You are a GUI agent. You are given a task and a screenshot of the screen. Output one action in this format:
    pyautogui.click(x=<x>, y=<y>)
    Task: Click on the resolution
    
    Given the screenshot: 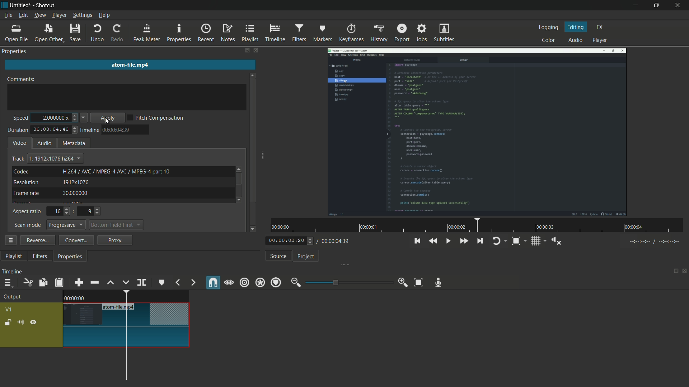 What is the action you would take?
    pyautogui.click(x=26, y=182)
    